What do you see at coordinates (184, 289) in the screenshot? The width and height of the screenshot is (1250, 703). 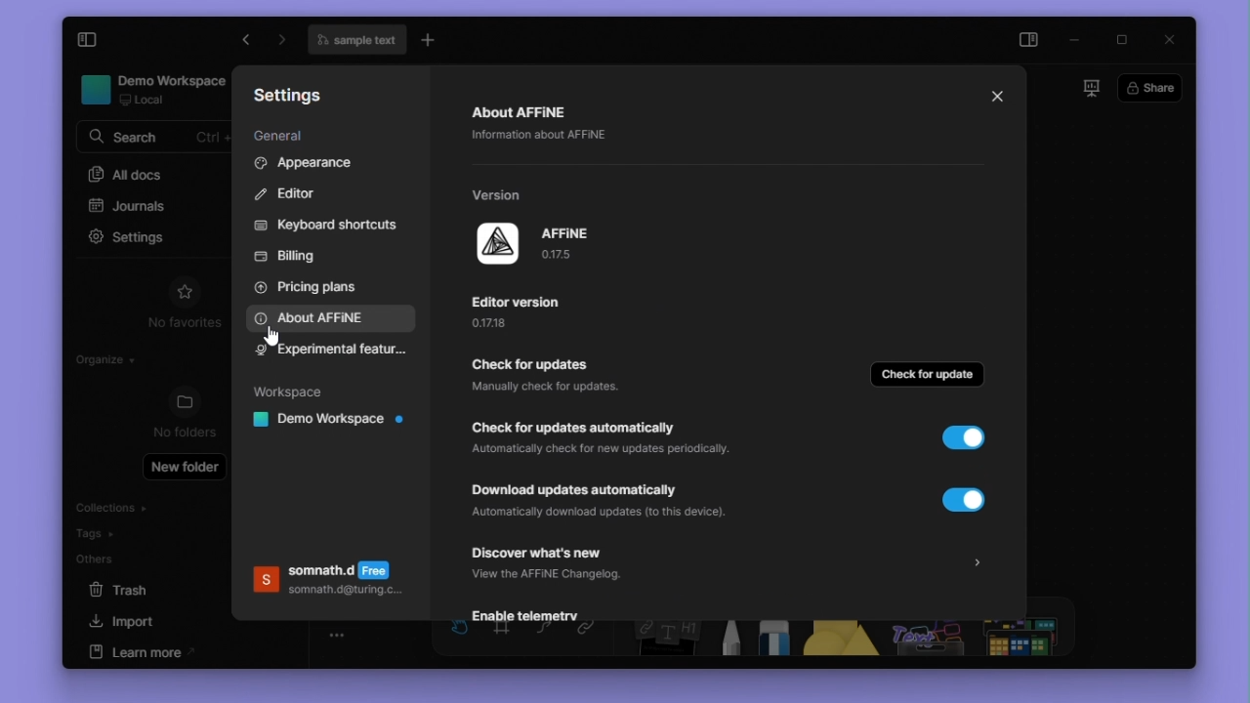 I see `favourites` at bounding box center [184, 289].